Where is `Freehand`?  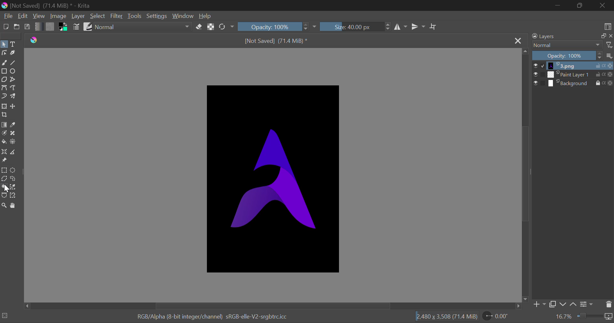
Freehand is located at coordinates (4, 62).